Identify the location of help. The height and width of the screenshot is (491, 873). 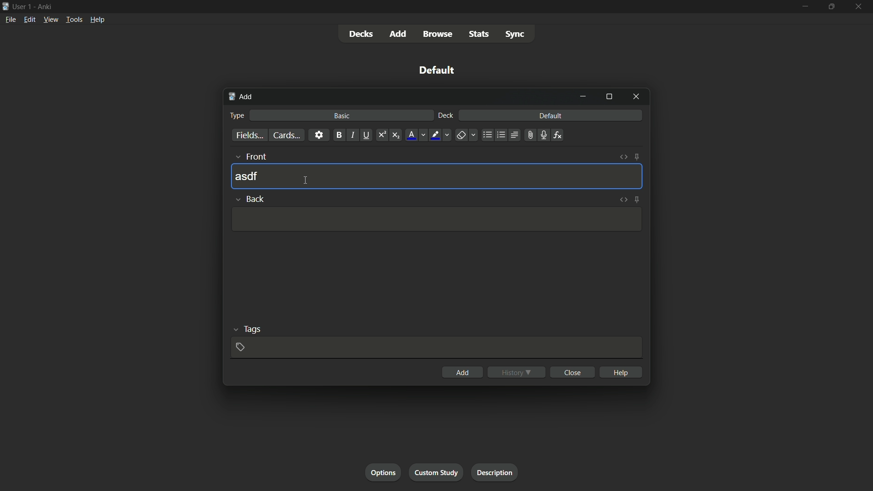
(621, 372).